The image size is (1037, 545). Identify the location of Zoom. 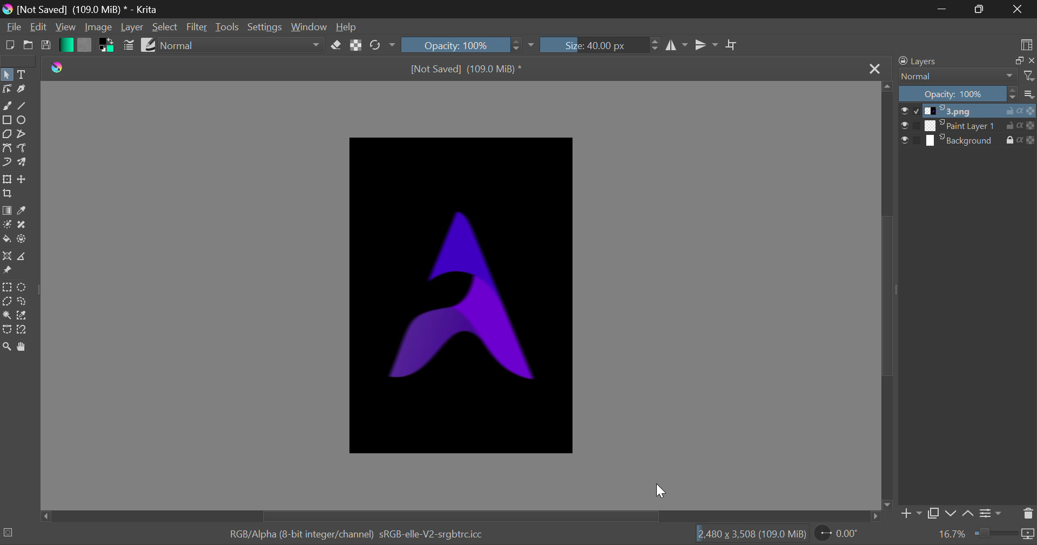
(9, 348).